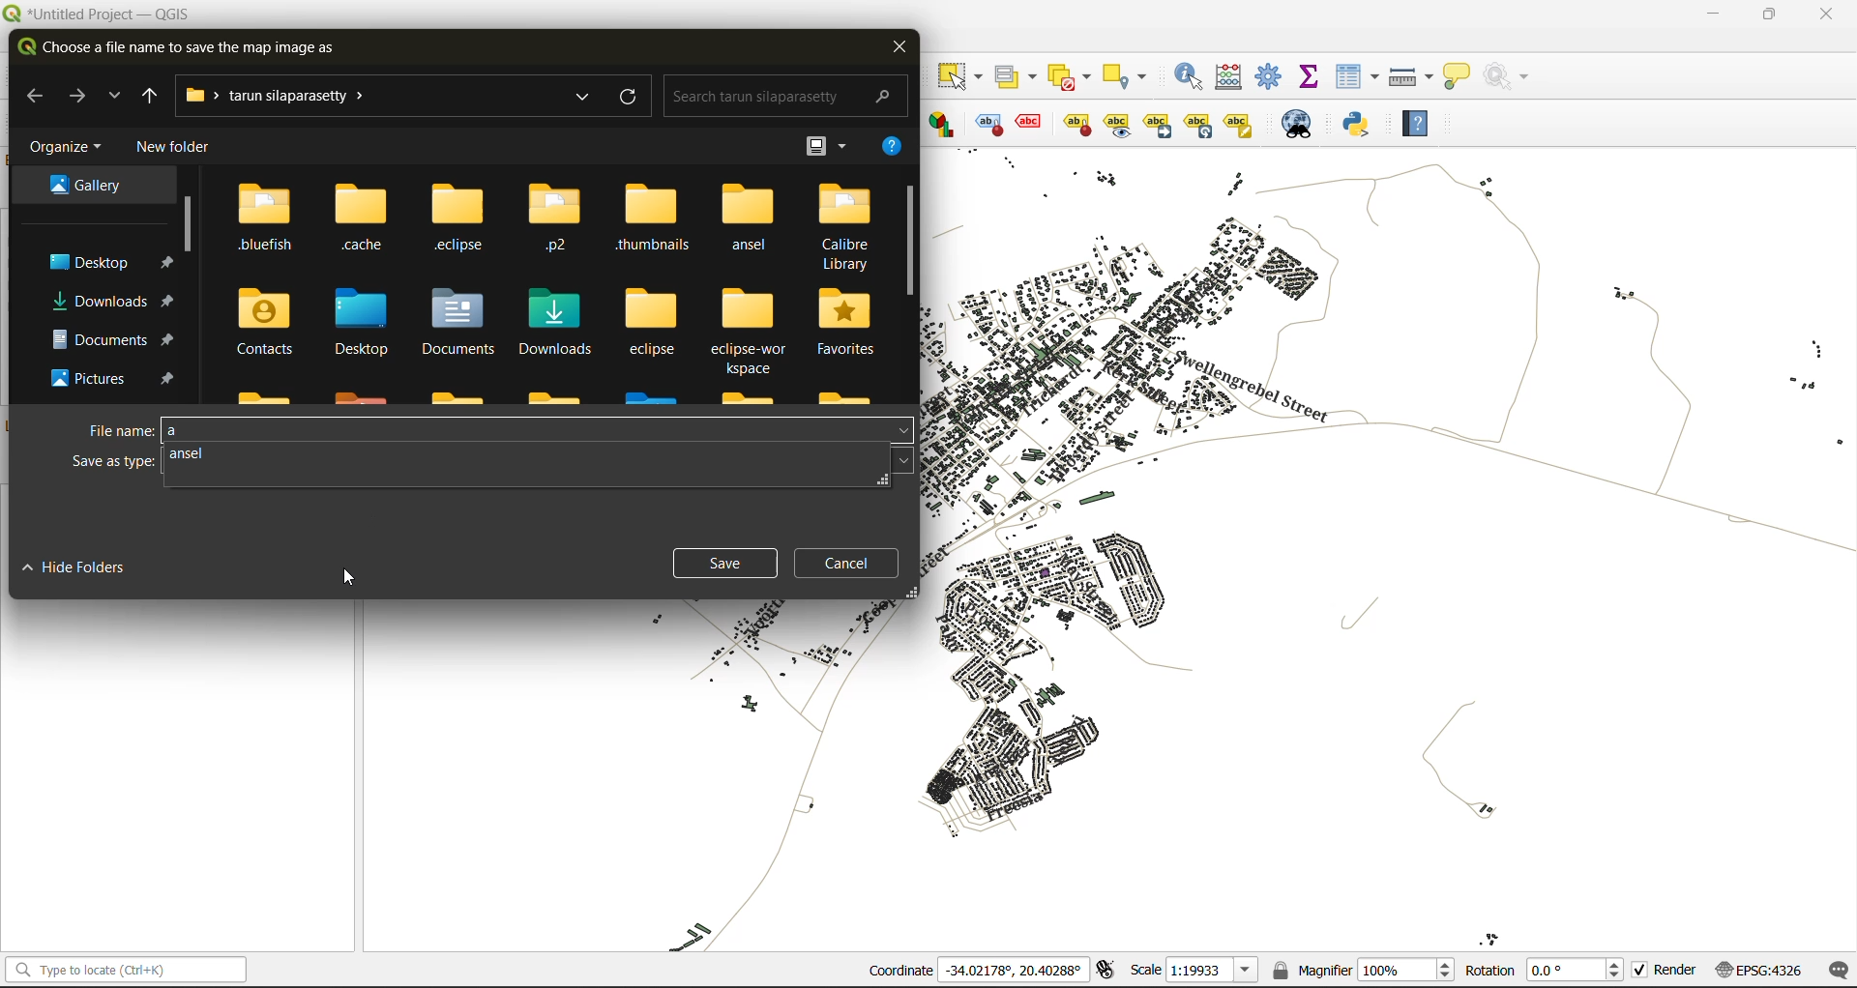 This screenshot has width=1857, height=988. Describe the element at coordinates (1104, 971) in the screenshot. I see `toggle extents` at that location.